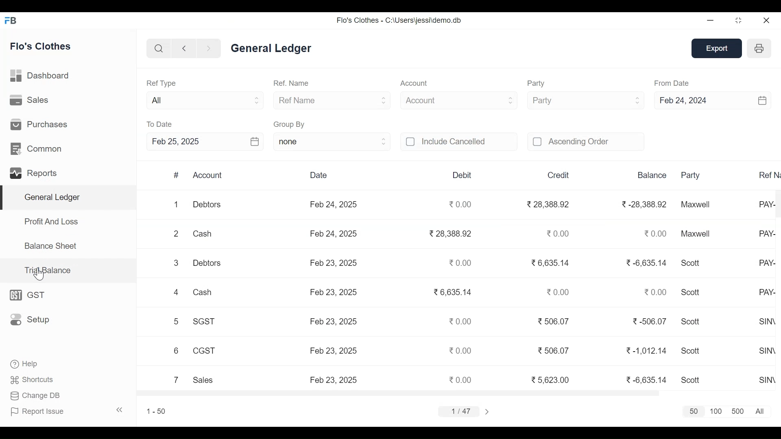 This screenshot has width=781, height=439. What do you see at coordinates (558, 176) in the screenshot?
I see `Credit` at bounding box center [558, 176].